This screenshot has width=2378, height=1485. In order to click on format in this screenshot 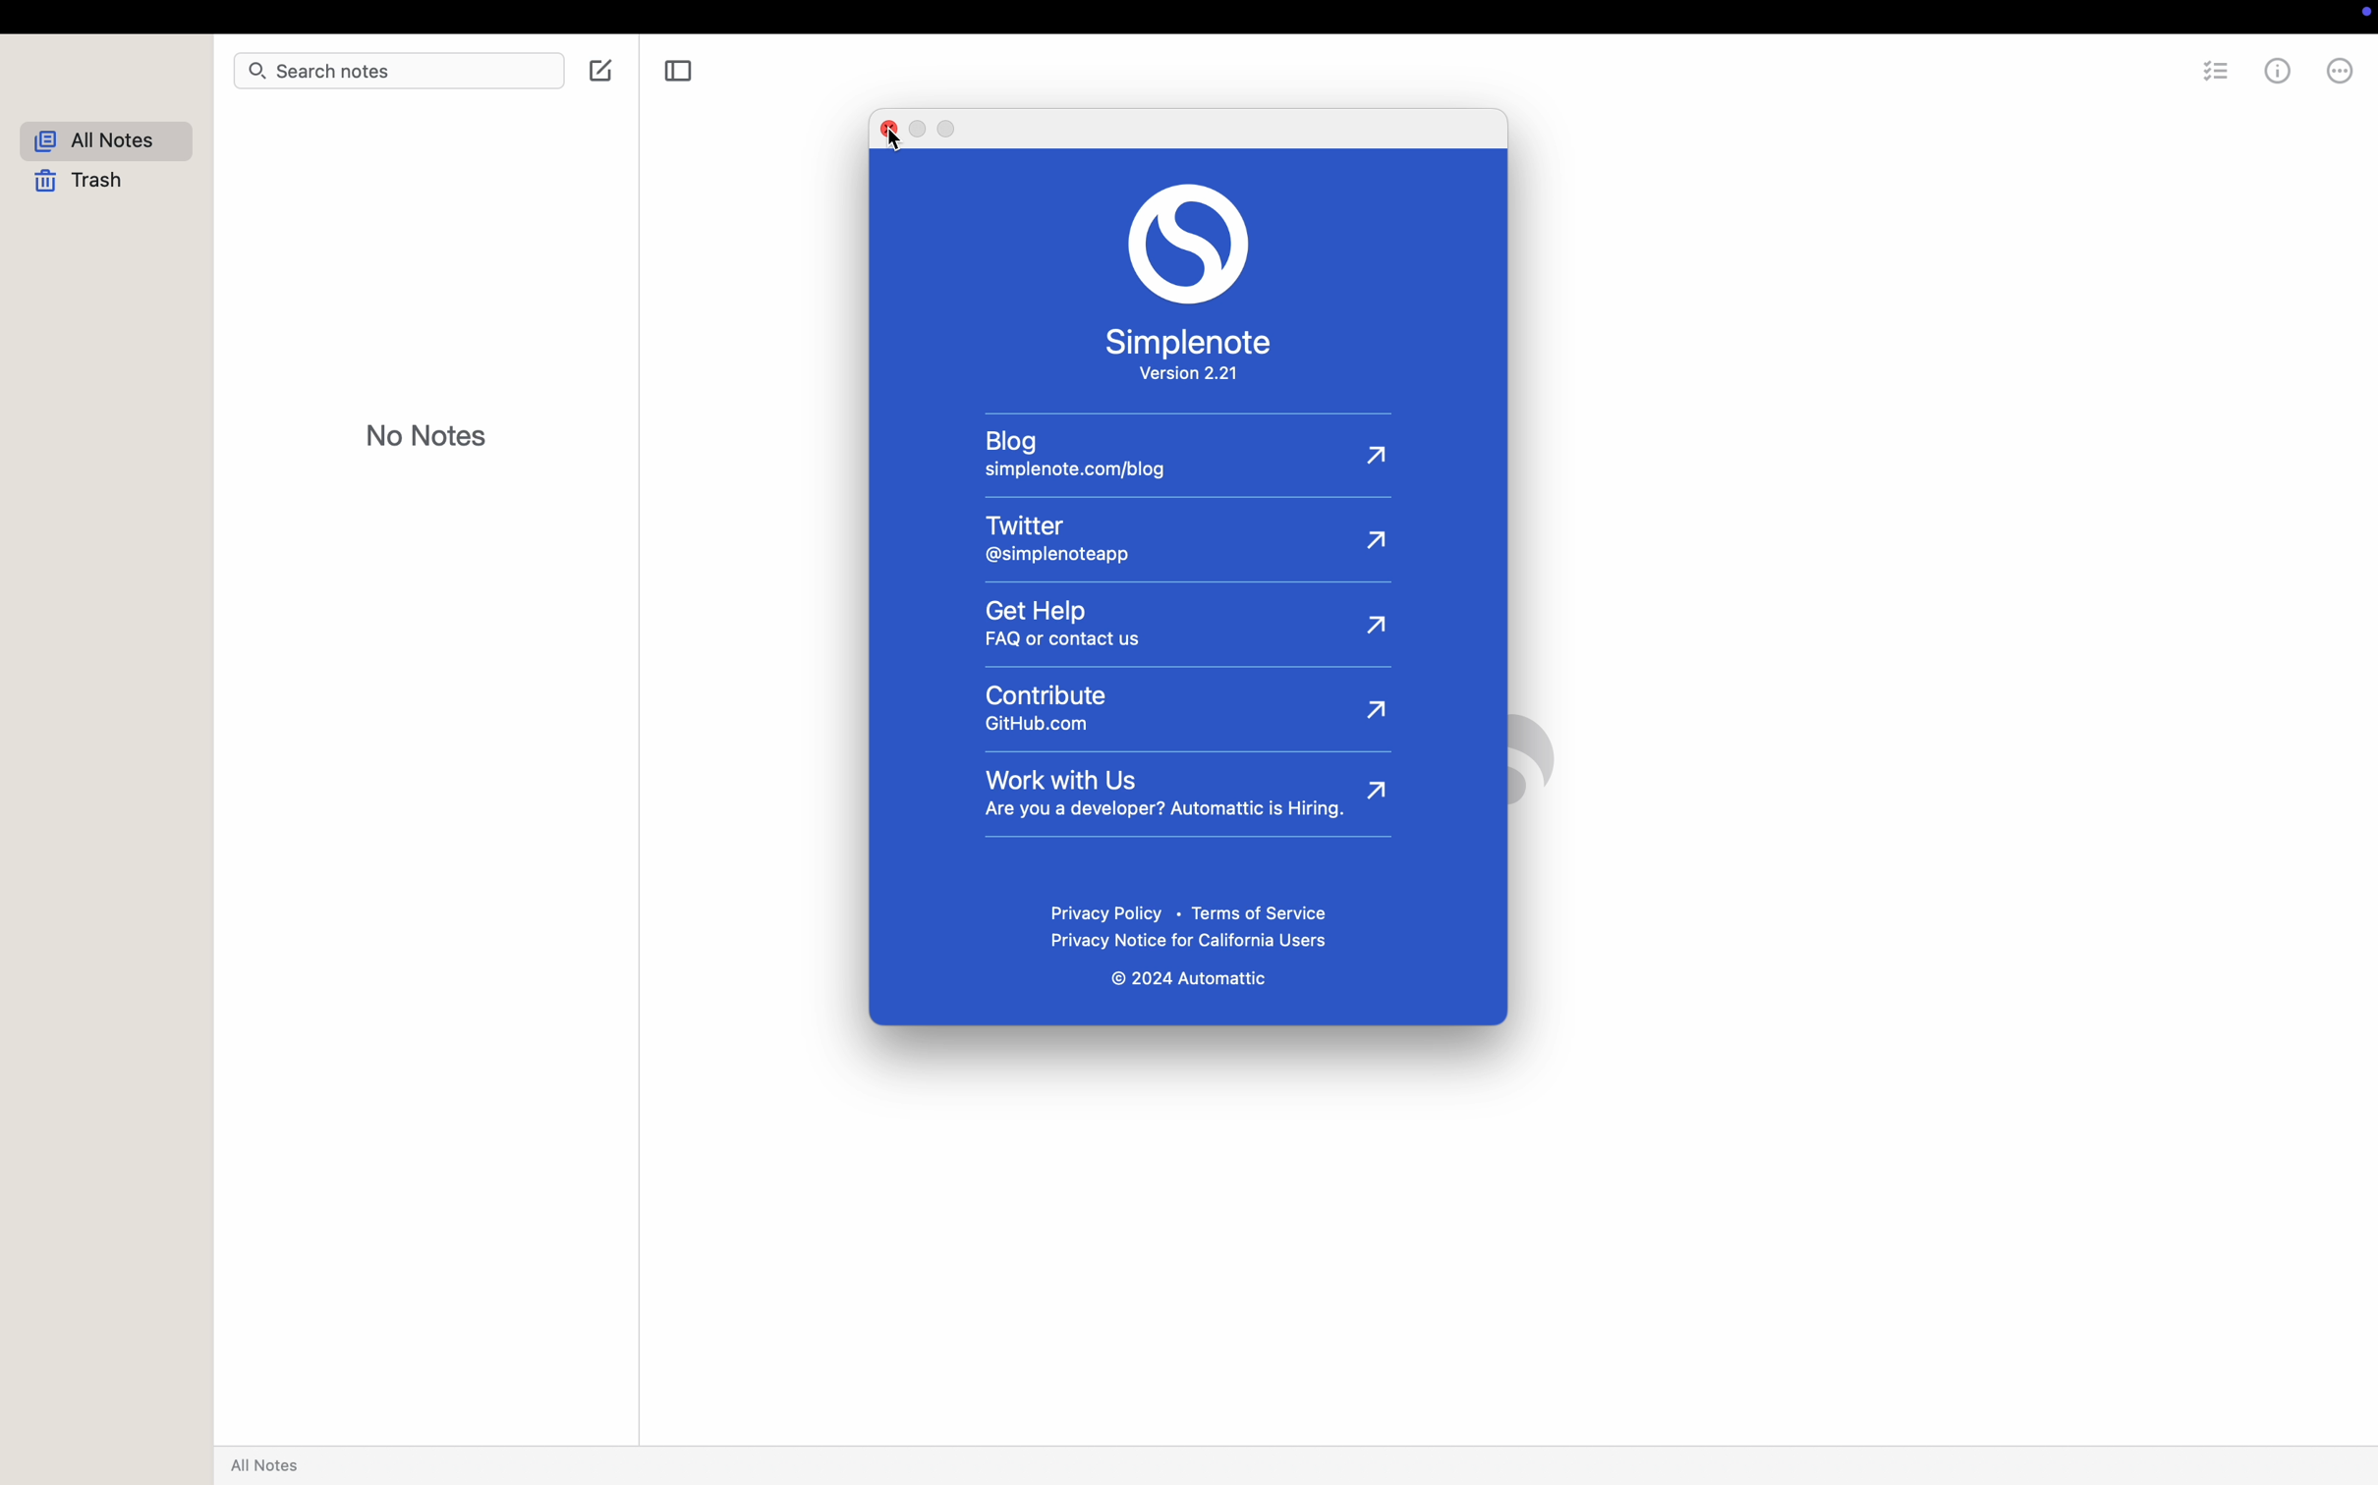, I will do `click(443, 15)`.